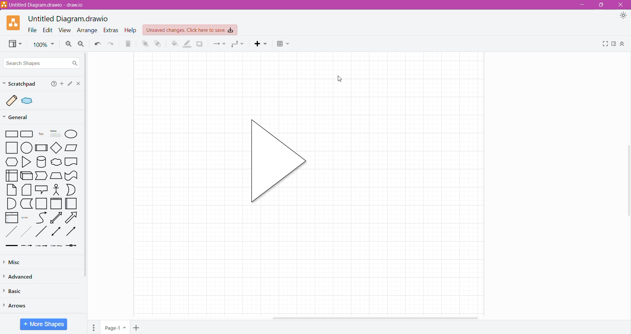 This screenshot has height=334, width=631. I want to click on Restore Down, so click(601, 5).